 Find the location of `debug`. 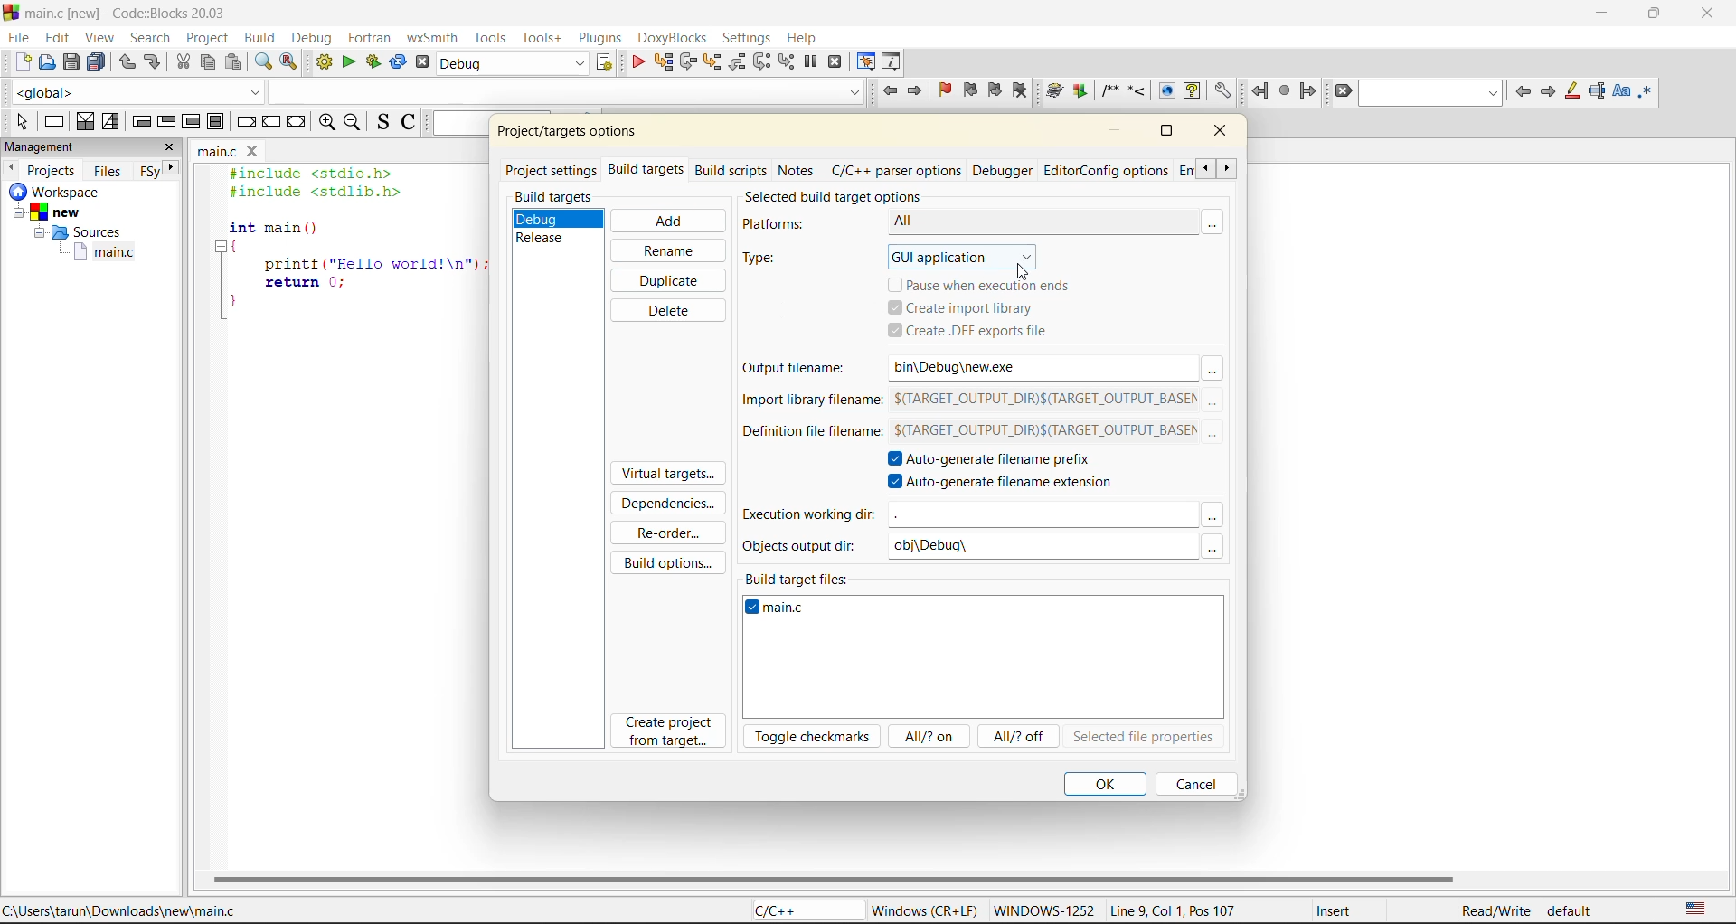

debug is located at coordinates (317, 40).